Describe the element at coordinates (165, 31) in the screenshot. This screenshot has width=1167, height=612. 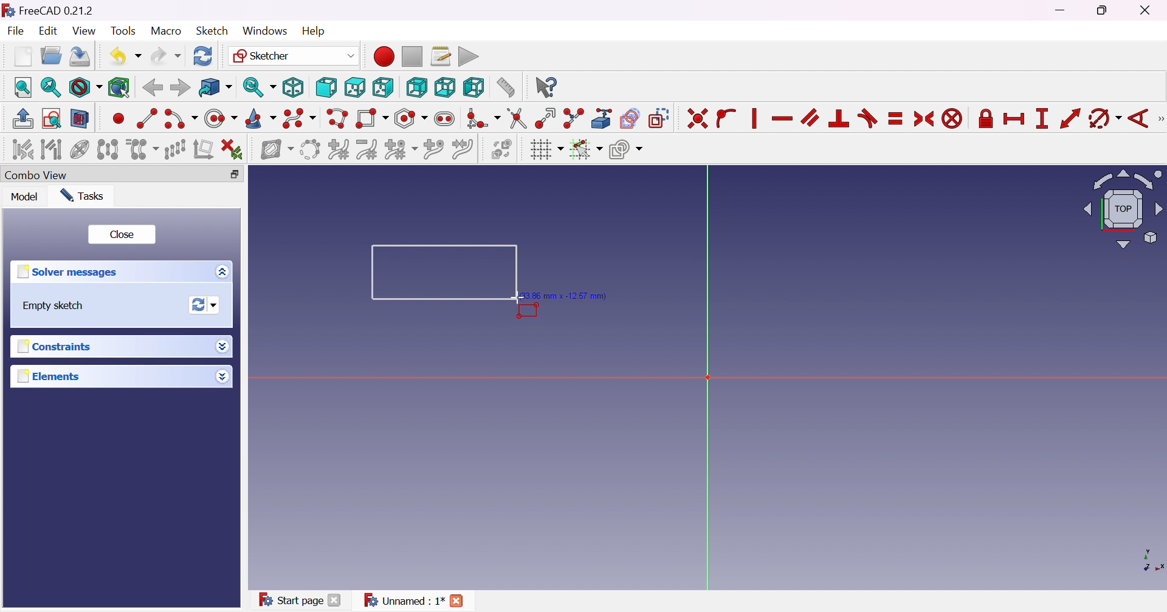
I see `Macro` at that location.